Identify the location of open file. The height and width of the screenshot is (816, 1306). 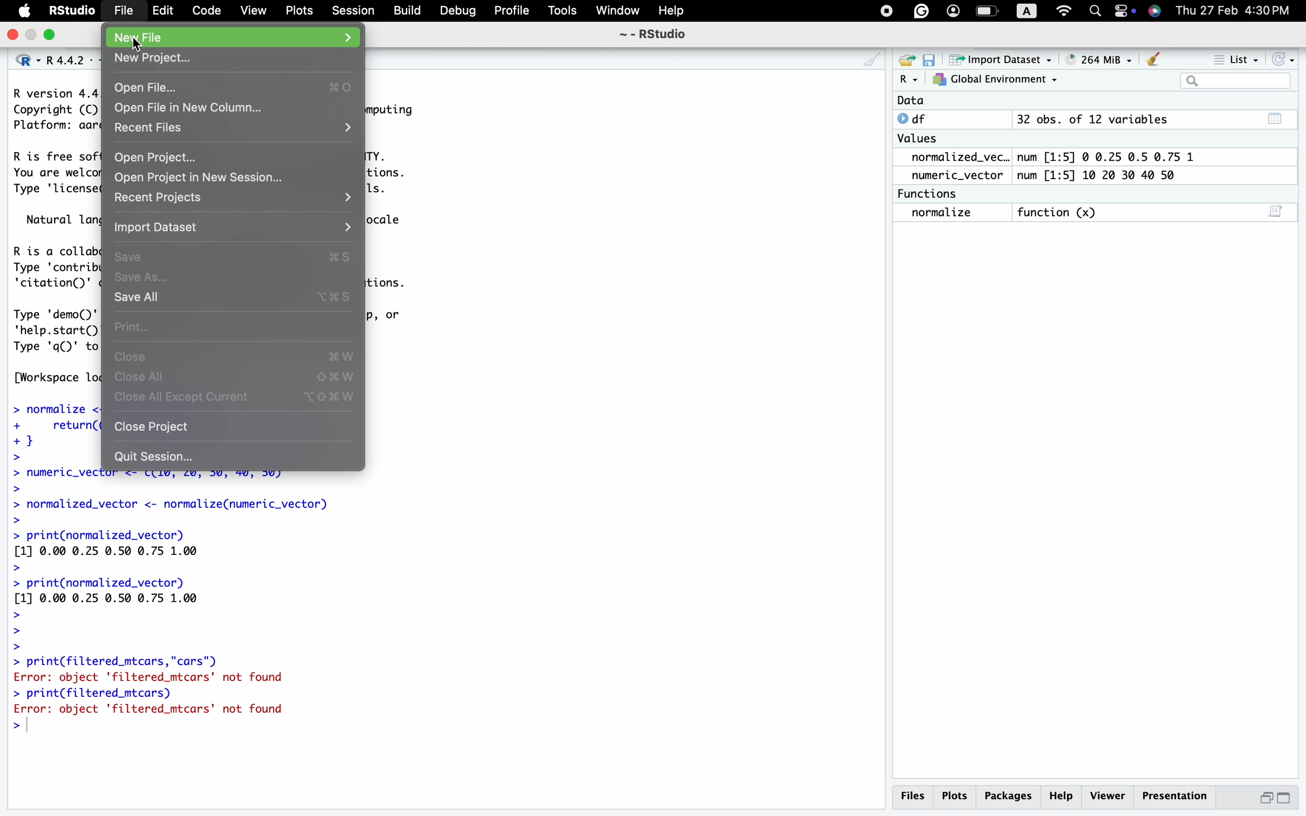
(233, 86).